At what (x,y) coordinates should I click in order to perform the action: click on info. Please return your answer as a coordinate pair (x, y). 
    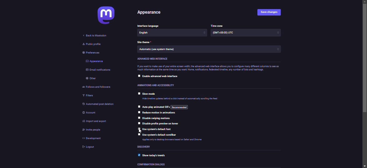
    Looking at the image, I should click on (178, 140).